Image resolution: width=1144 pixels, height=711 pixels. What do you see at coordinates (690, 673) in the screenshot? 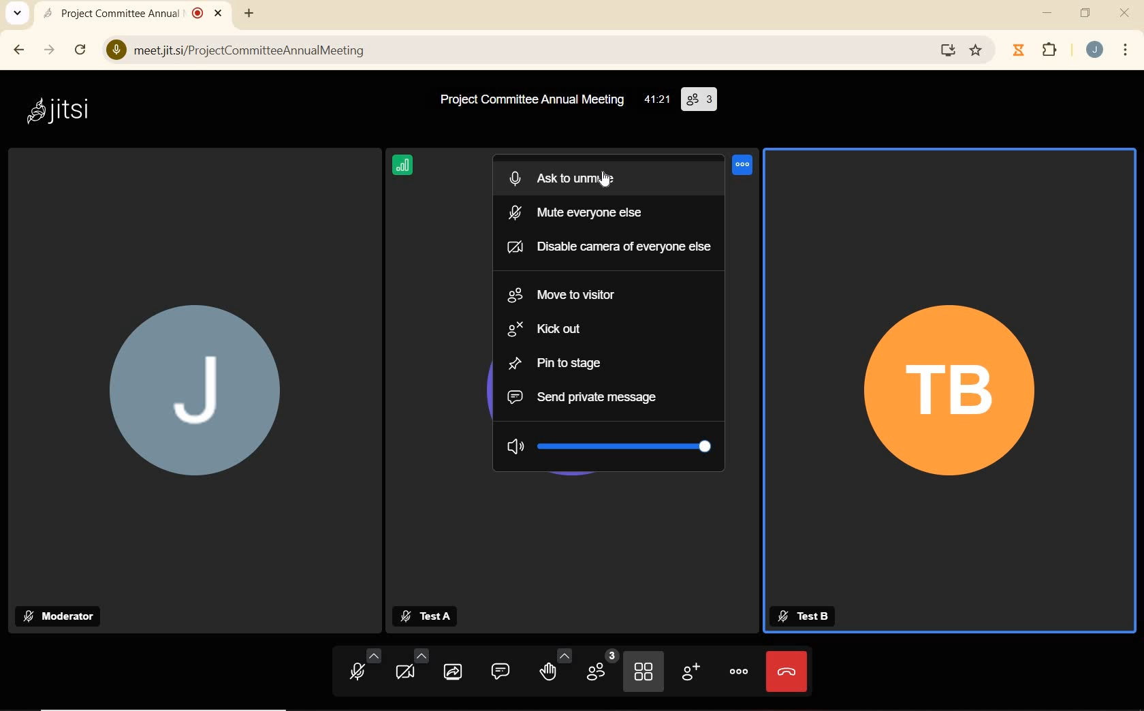
I see `INVITE PEOPLE` at bounding box center [690, 673].